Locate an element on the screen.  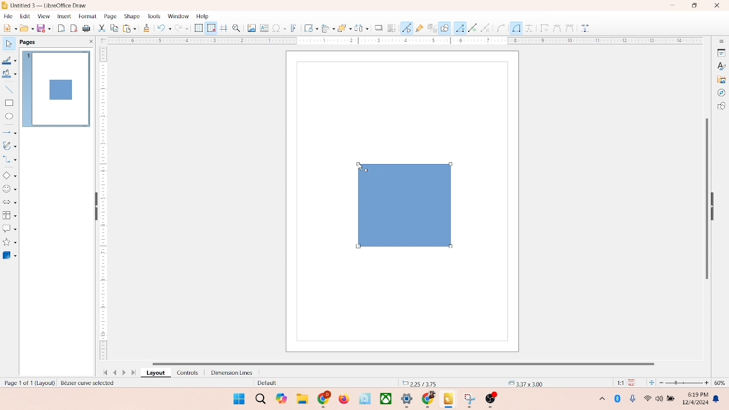
Bluetooth is located at coordinates (620, 399).